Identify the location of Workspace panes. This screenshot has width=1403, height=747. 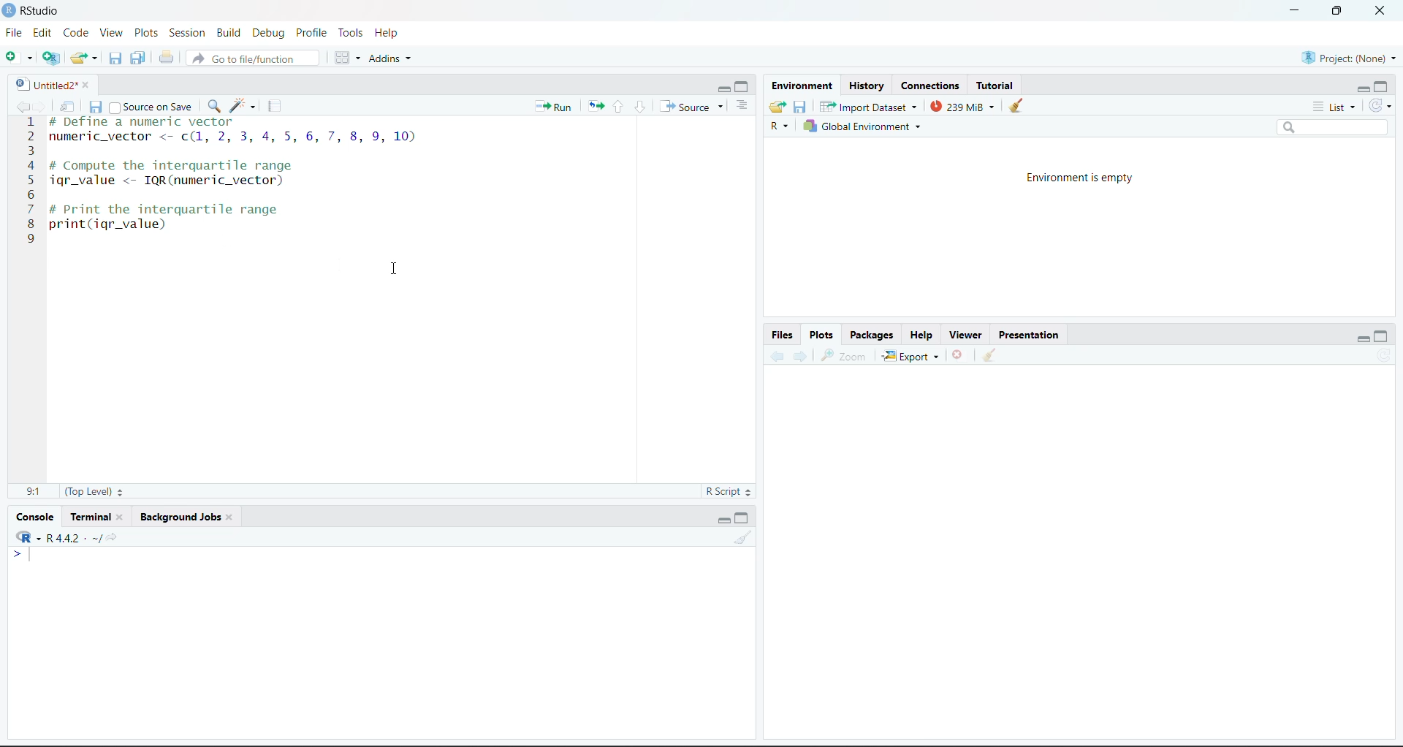
(343, 56).